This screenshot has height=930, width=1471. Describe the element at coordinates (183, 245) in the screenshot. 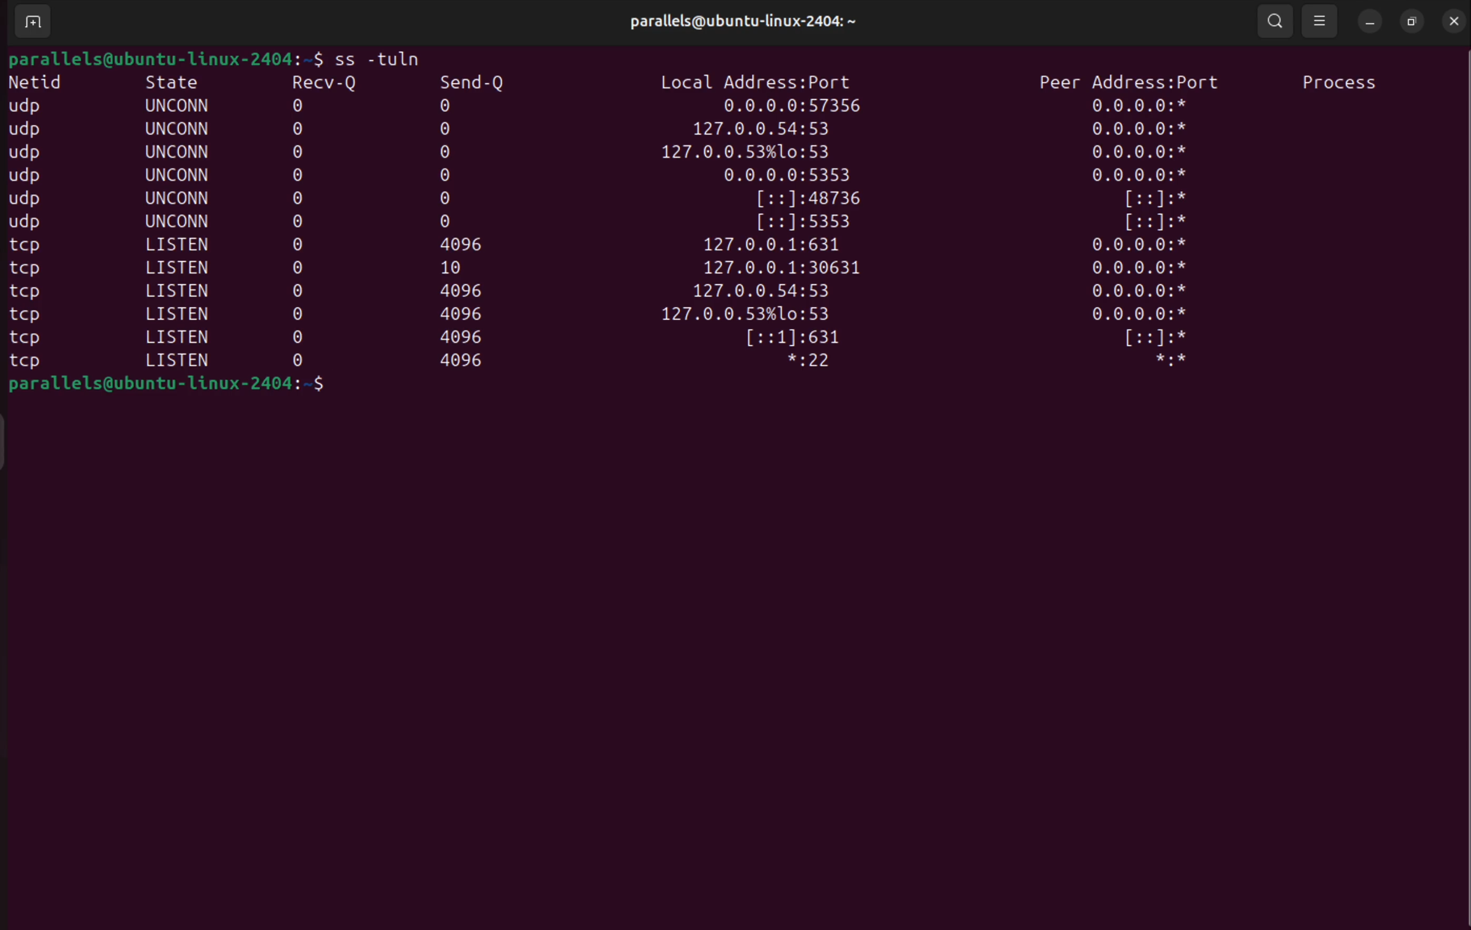

I see `listen` at that location.